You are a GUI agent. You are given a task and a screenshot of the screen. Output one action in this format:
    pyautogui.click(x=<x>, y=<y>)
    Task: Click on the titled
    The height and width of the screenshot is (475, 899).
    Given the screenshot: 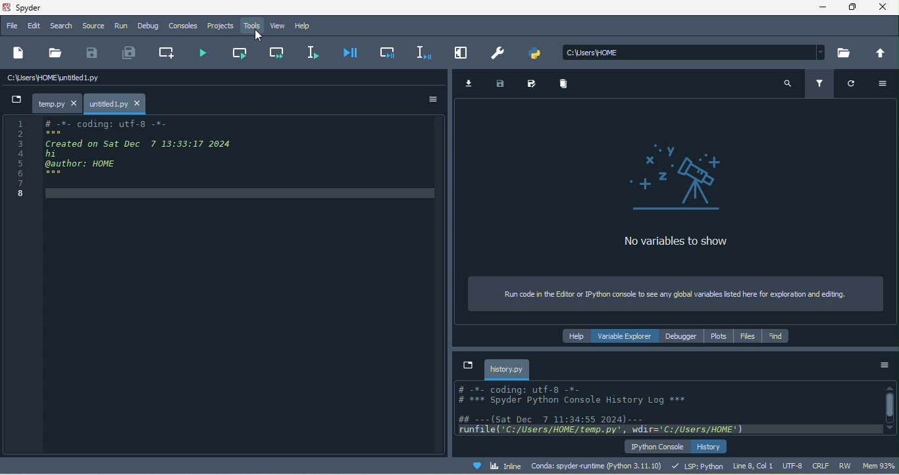 What is the action you would take?
    pyautogui.click(x=42, y=9)
    